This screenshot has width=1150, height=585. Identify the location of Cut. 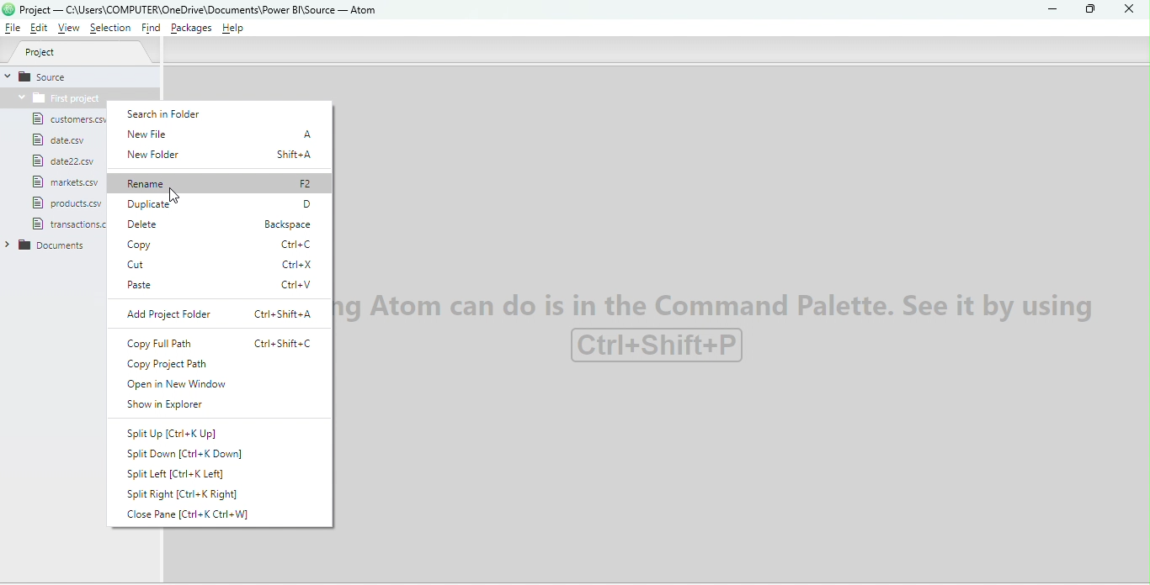
(226, 264).